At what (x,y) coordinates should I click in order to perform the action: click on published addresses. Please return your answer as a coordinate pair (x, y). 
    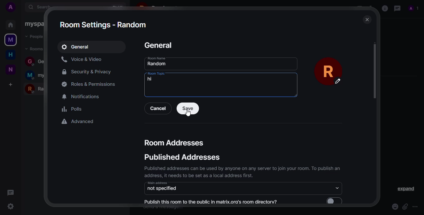
    Looking at the image, I should click on (183, 157).